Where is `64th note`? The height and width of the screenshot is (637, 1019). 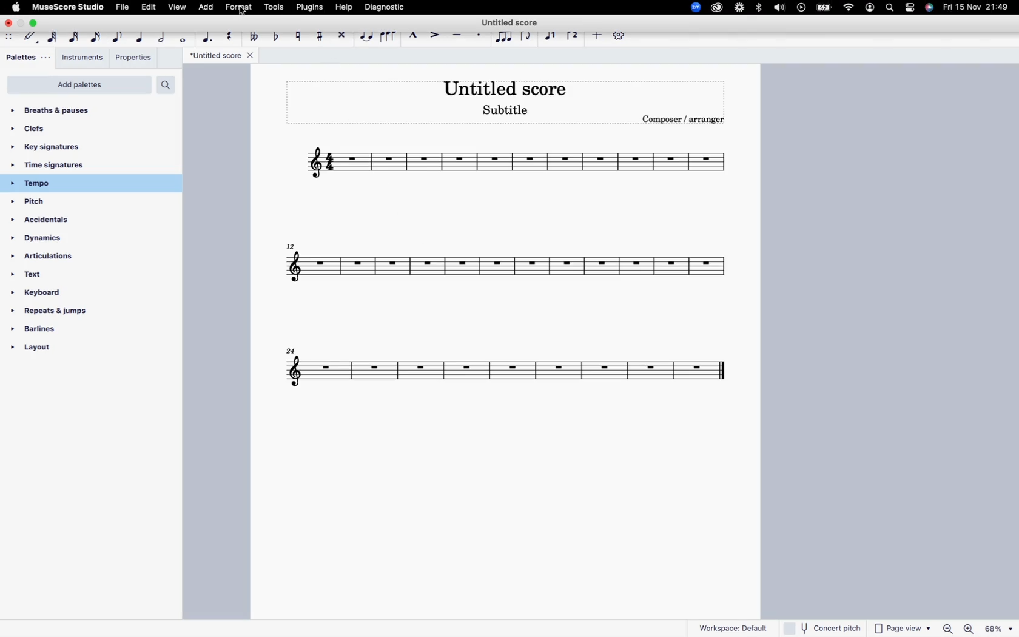 64th note is located at coordinates (53, 36).